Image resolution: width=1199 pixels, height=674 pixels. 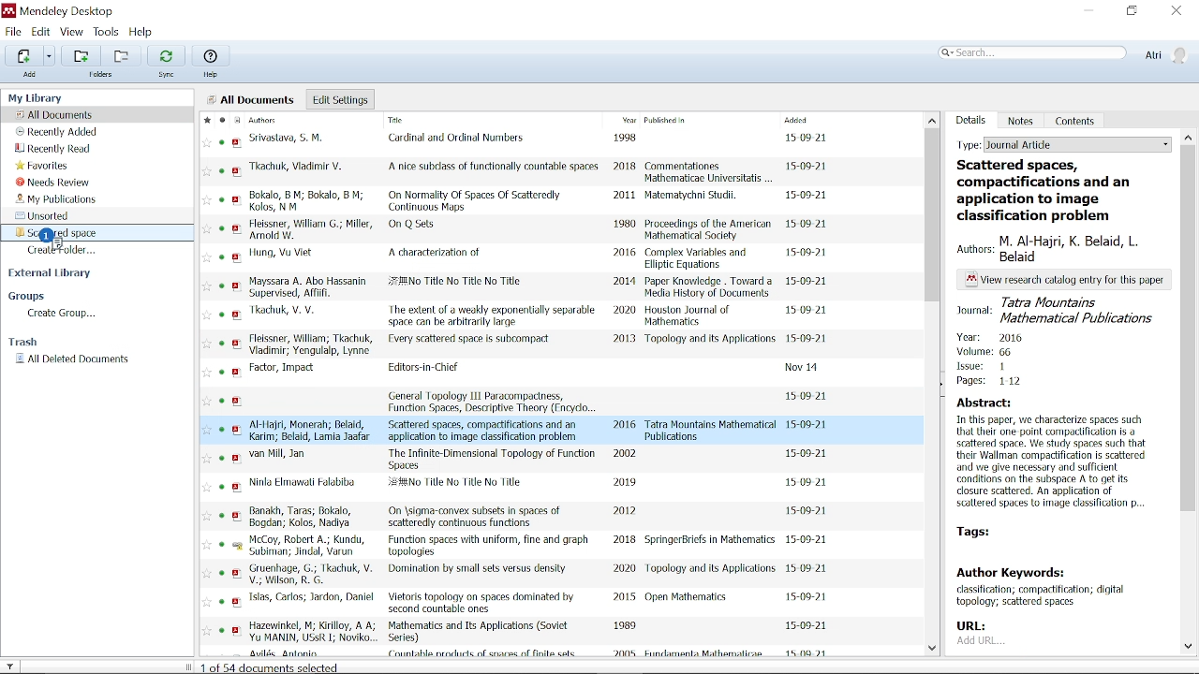 What do you see at coordinates (806, 138) in the screenshot?
I see `date` at bounding box center [806, 138].